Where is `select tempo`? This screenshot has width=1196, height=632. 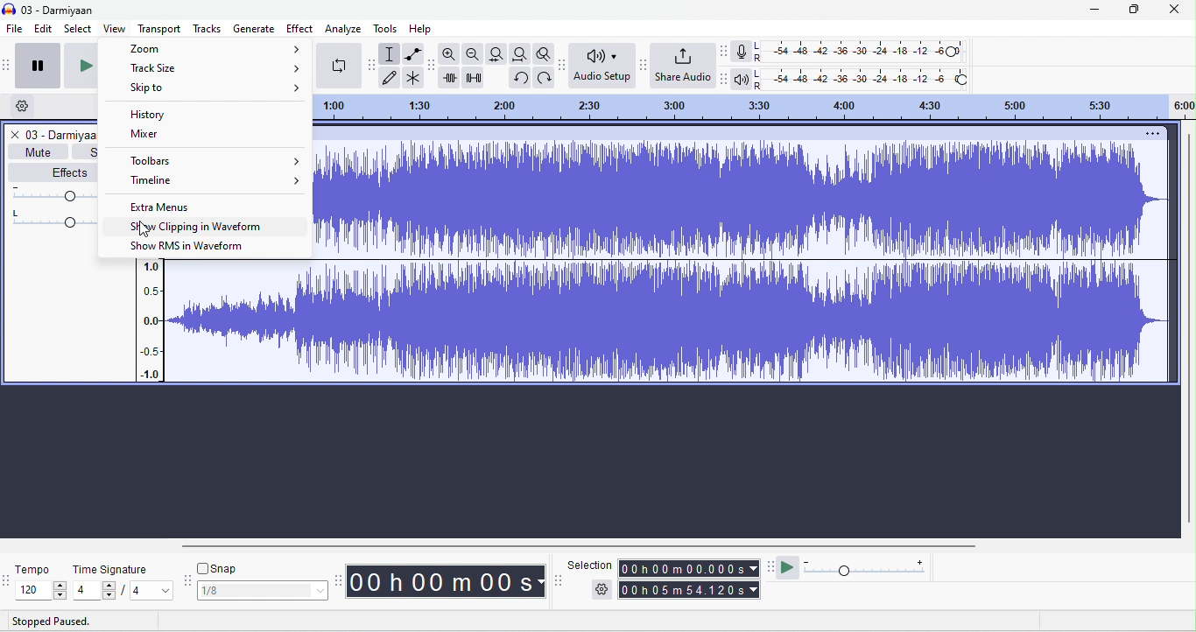 select tempo is located at coordinates (44, 591).